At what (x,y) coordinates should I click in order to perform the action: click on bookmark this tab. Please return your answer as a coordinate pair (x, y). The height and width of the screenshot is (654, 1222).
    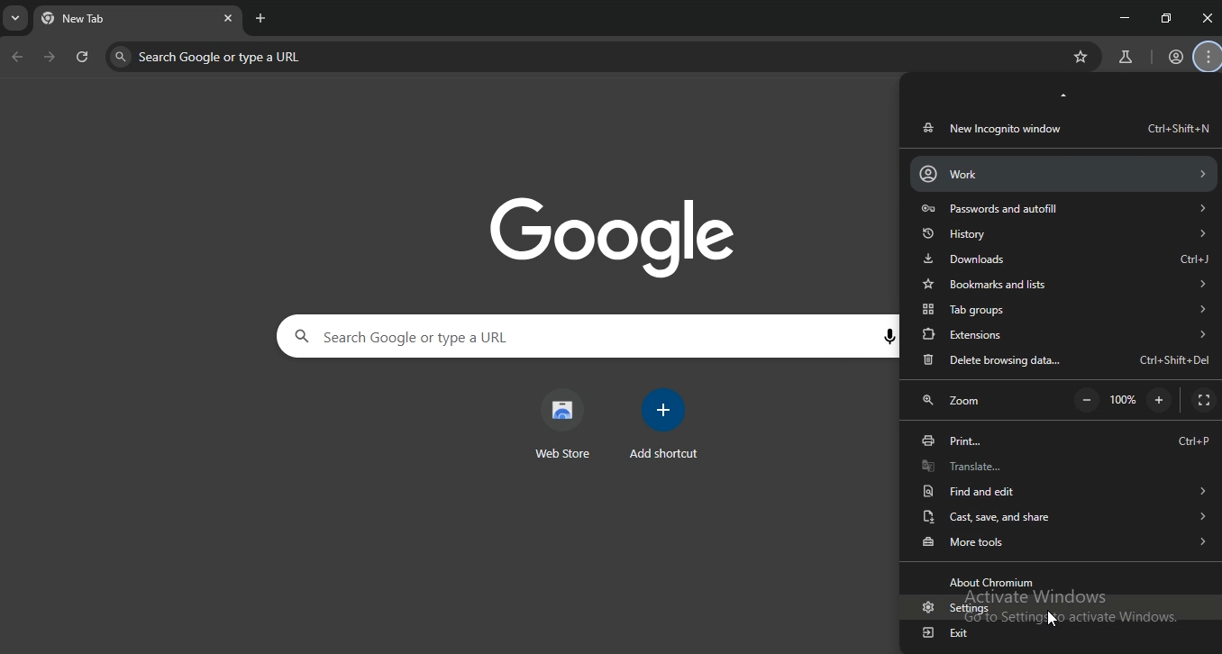
    Looking at the image, I should click on (1083, 57).